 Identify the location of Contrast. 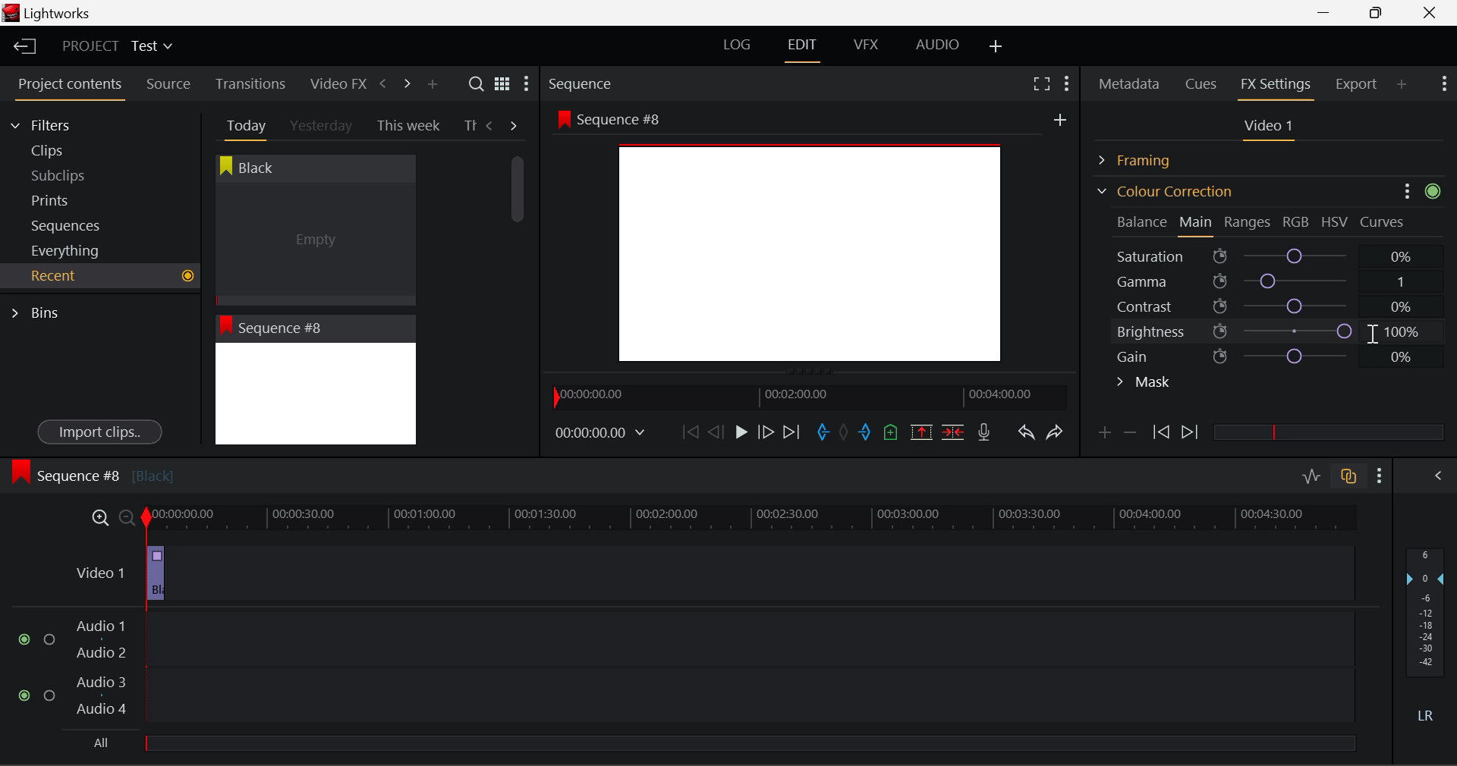
(1270, 306).